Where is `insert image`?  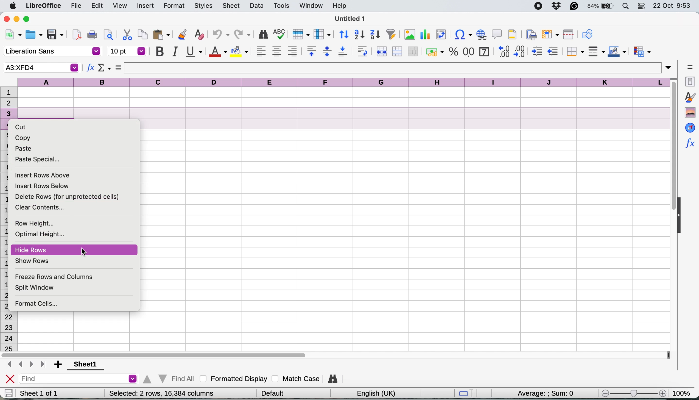 insert image is located at coordinates (410, 34).